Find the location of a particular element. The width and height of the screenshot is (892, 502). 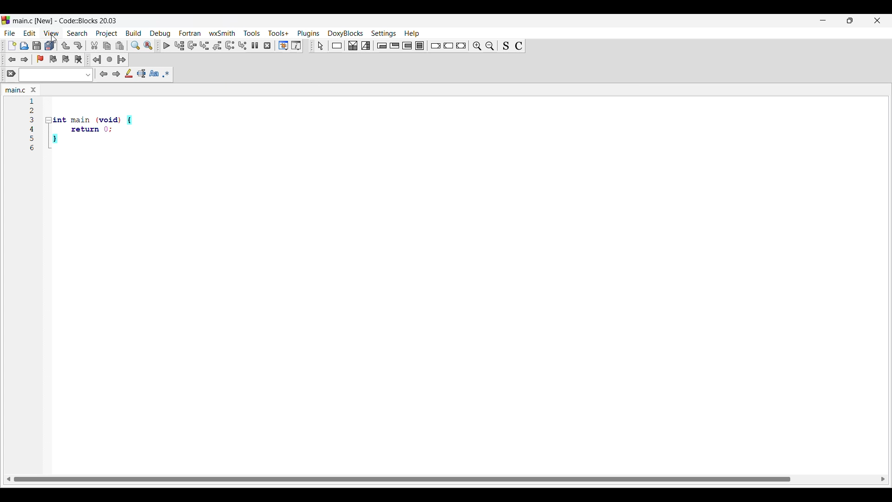

Search menu is located at coordinates (78, 33).